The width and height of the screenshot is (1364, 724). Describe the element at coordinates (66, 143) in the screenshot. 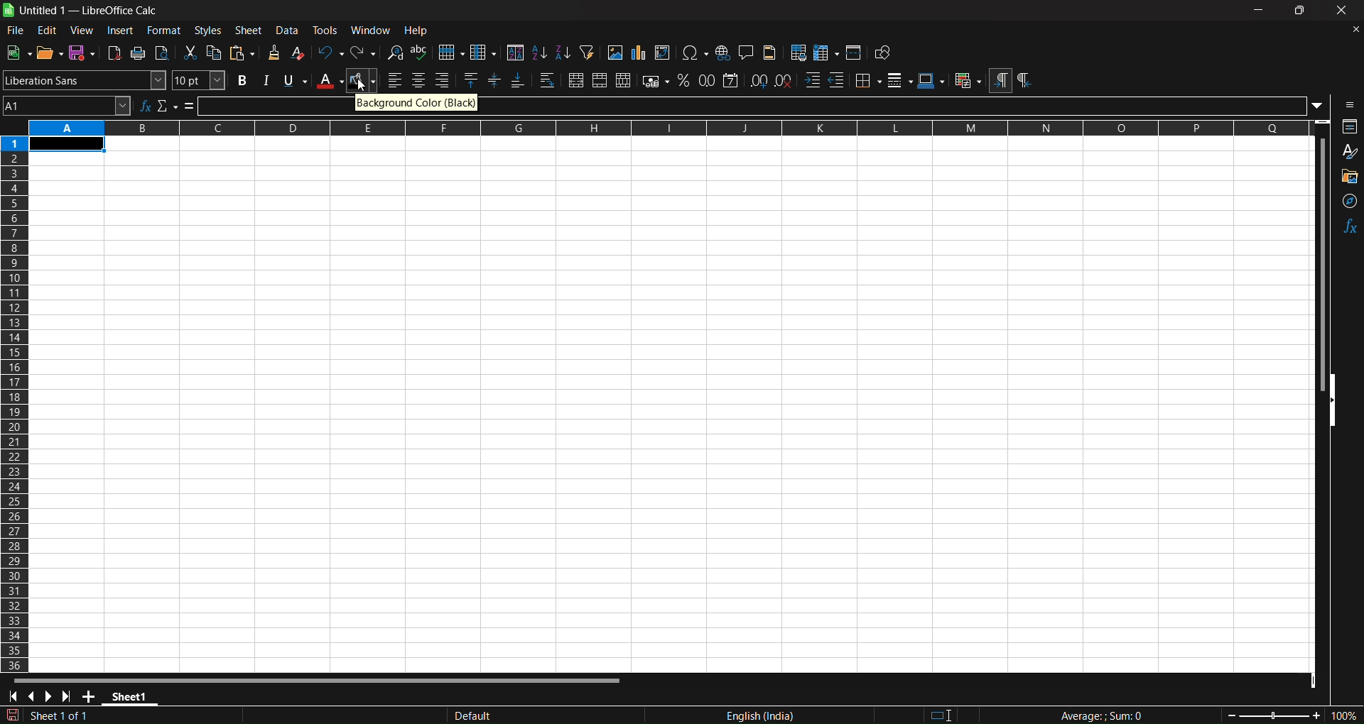

I see `cell 1 is selected` at that location.